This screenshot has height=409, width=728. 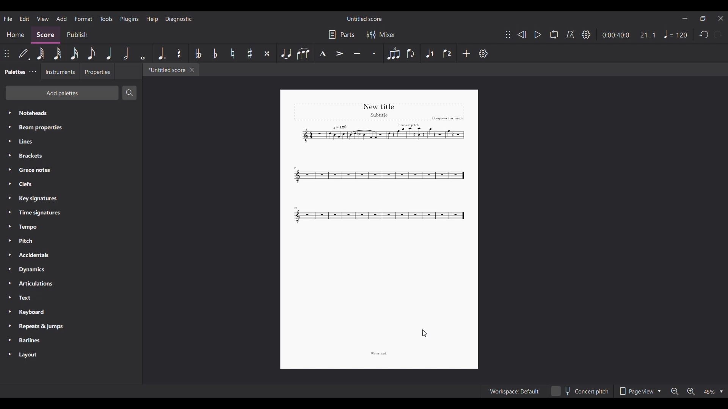 What do you see at coordinates (380, 165) in the screenshot?
I see `Current score` at bounding box center [380, 165].